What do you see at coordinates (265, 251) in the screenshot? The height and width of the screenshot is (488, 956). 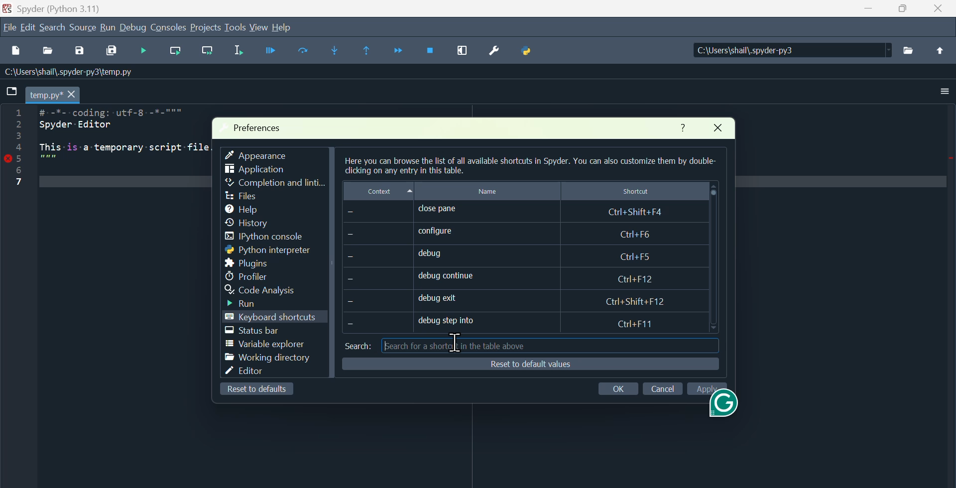 I see `Python interpreter` at bounding box center [265, 251].